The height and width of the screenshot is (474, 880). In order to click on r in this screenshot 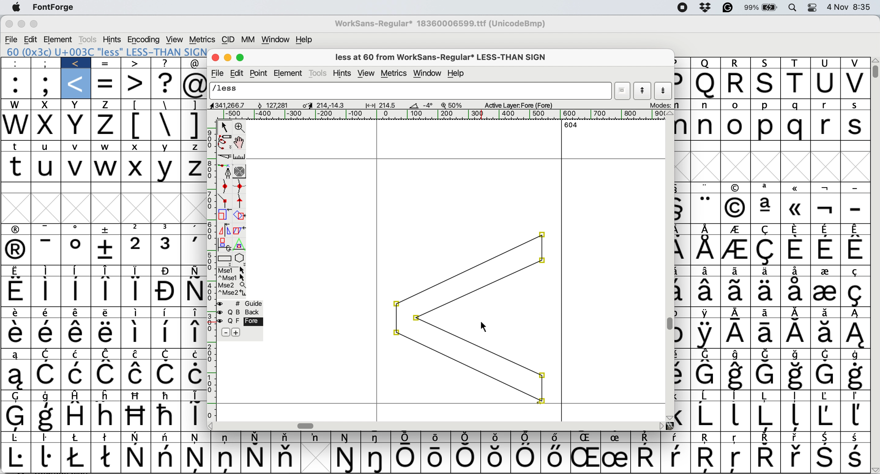, I will do `click(826, 105)`.